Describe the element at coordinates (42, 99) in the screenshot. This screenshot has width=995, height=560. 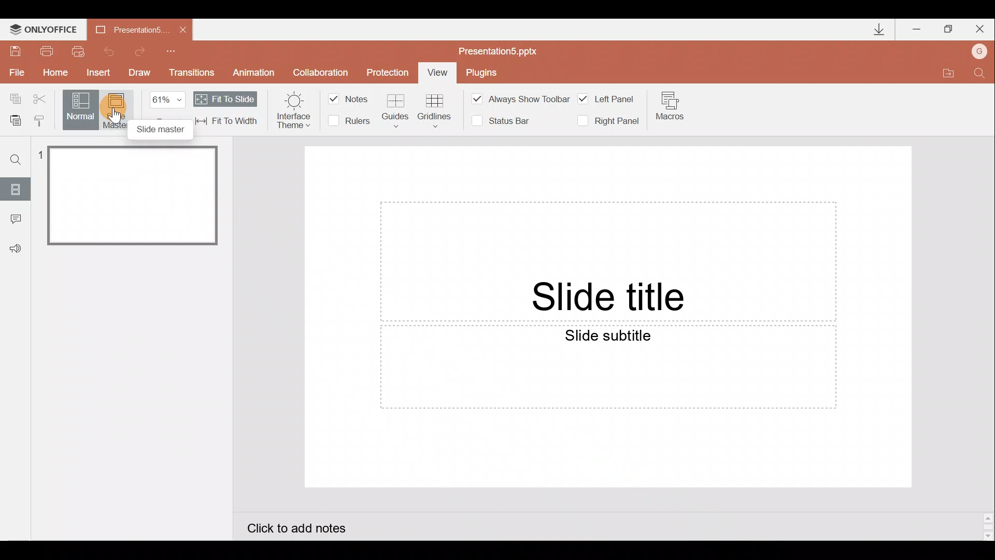
I see `Cut` at that location.